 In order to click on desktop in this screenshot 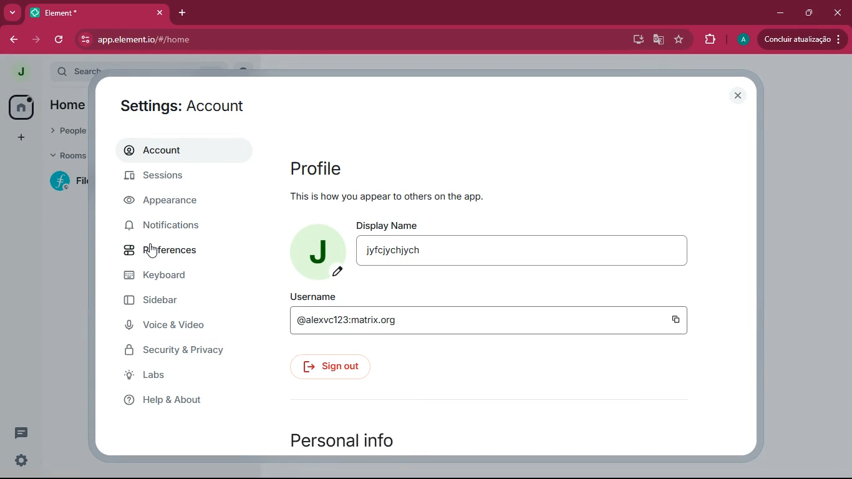, I will do `click(635, 39)`.